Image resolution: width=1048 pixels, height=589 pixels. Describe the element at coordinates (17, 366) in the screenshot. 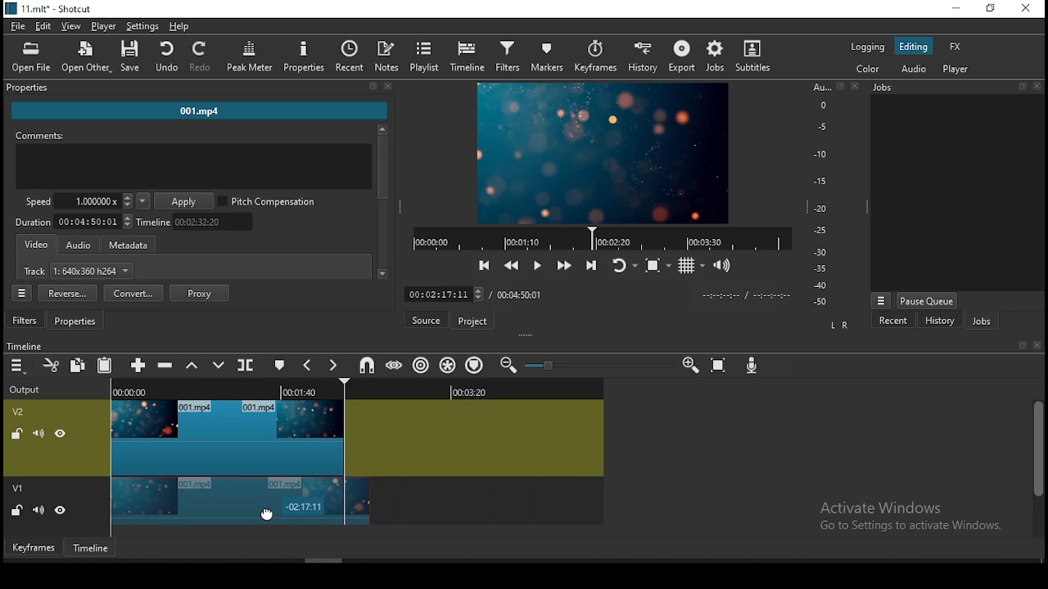

I see `timeline menu` at that location.